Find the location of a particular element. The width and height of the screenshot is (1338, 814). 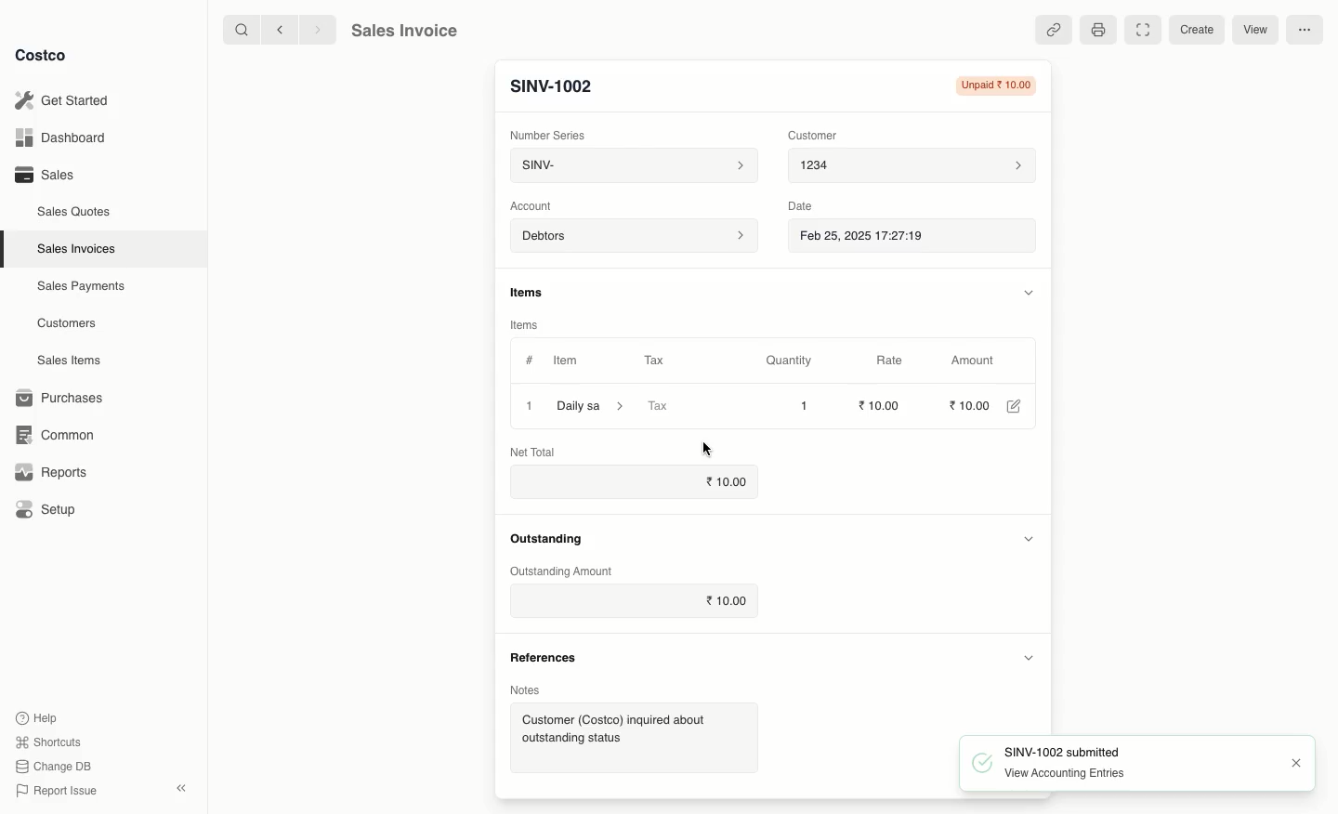

10.00 is located at coordinates (875, 405).